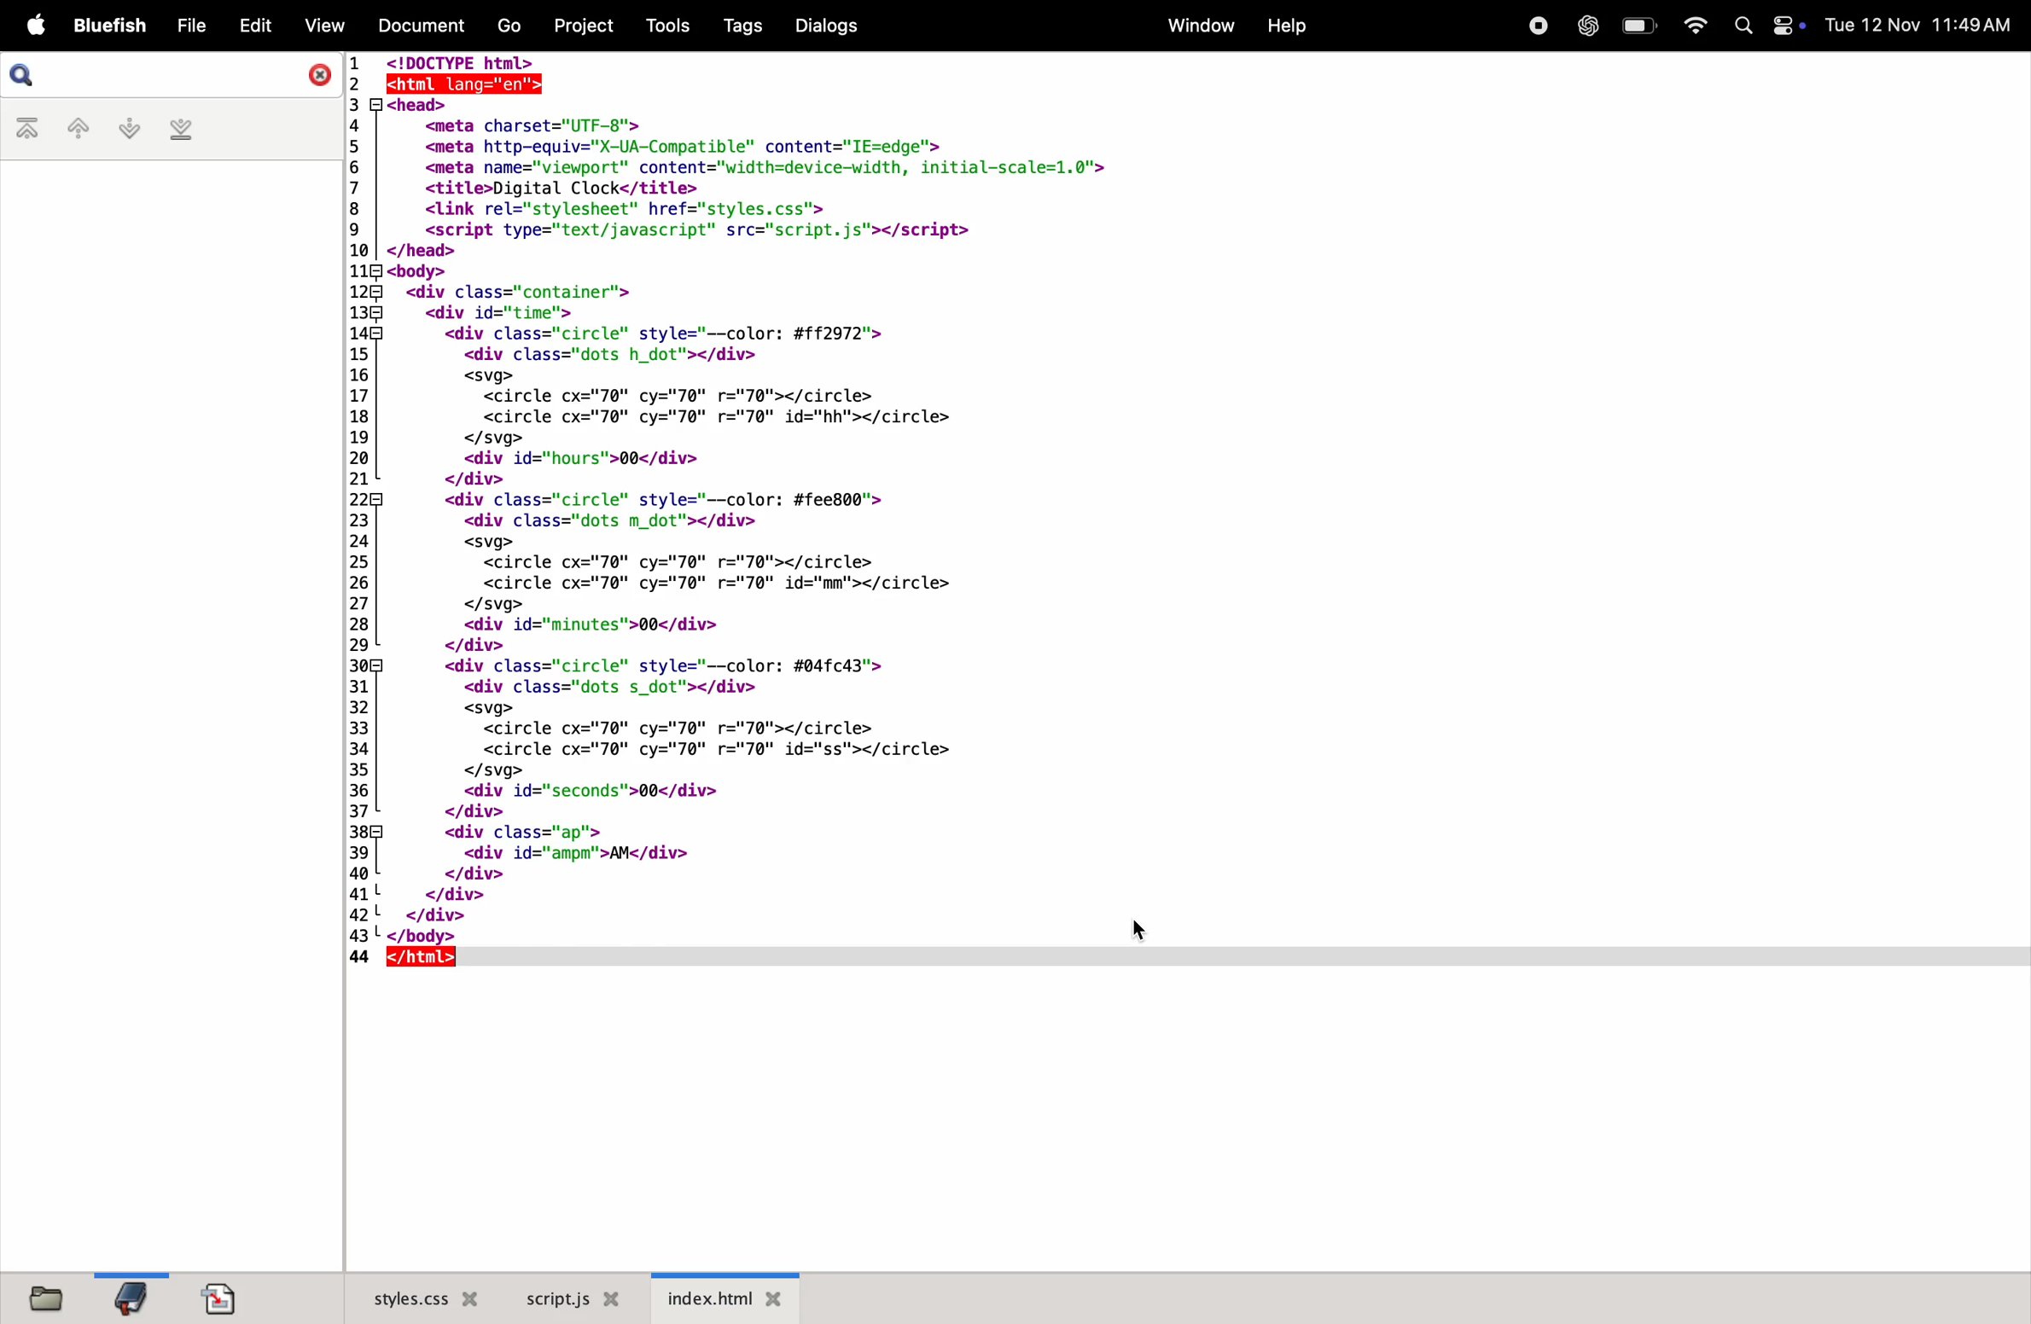  Describe the element at coordinates (30, 25) in the screenshot. I see `apple menu` at that location.